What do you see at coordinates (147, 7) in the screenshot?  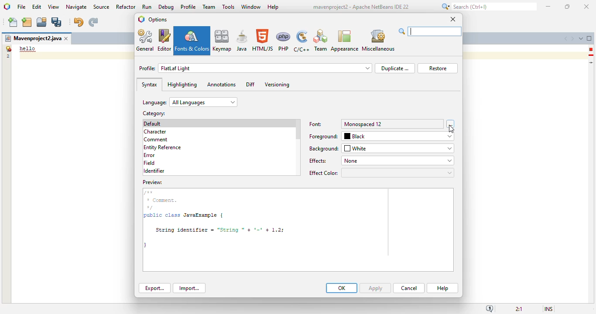 I see `run` at bounding box center [147, 7].